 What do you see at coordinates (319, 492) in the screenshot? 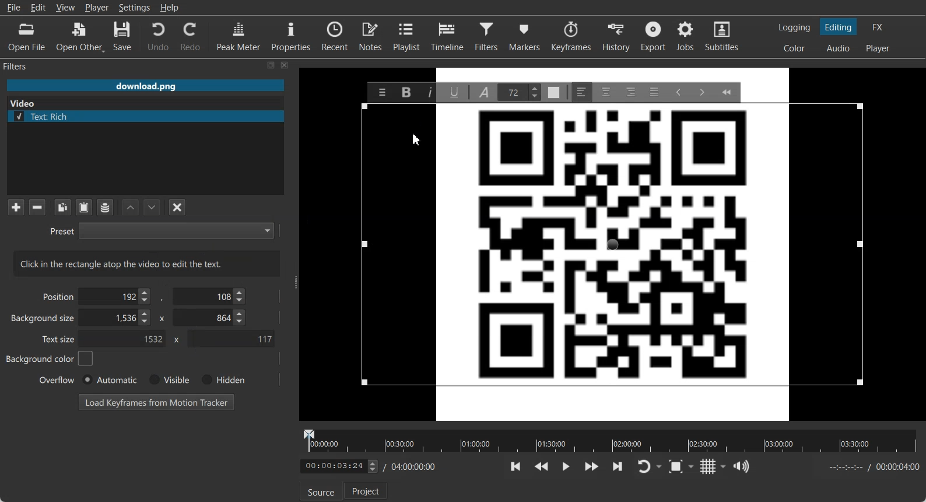
I see `Source` at bounding box center [319, 492].